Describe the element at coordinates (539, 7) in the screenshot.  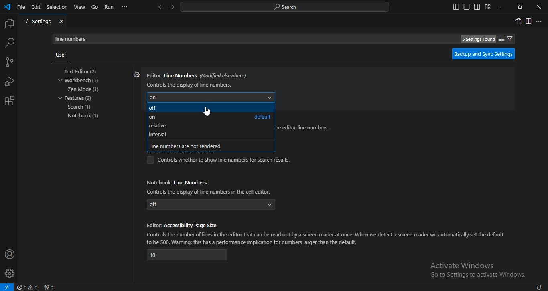
I see `close` at that location.